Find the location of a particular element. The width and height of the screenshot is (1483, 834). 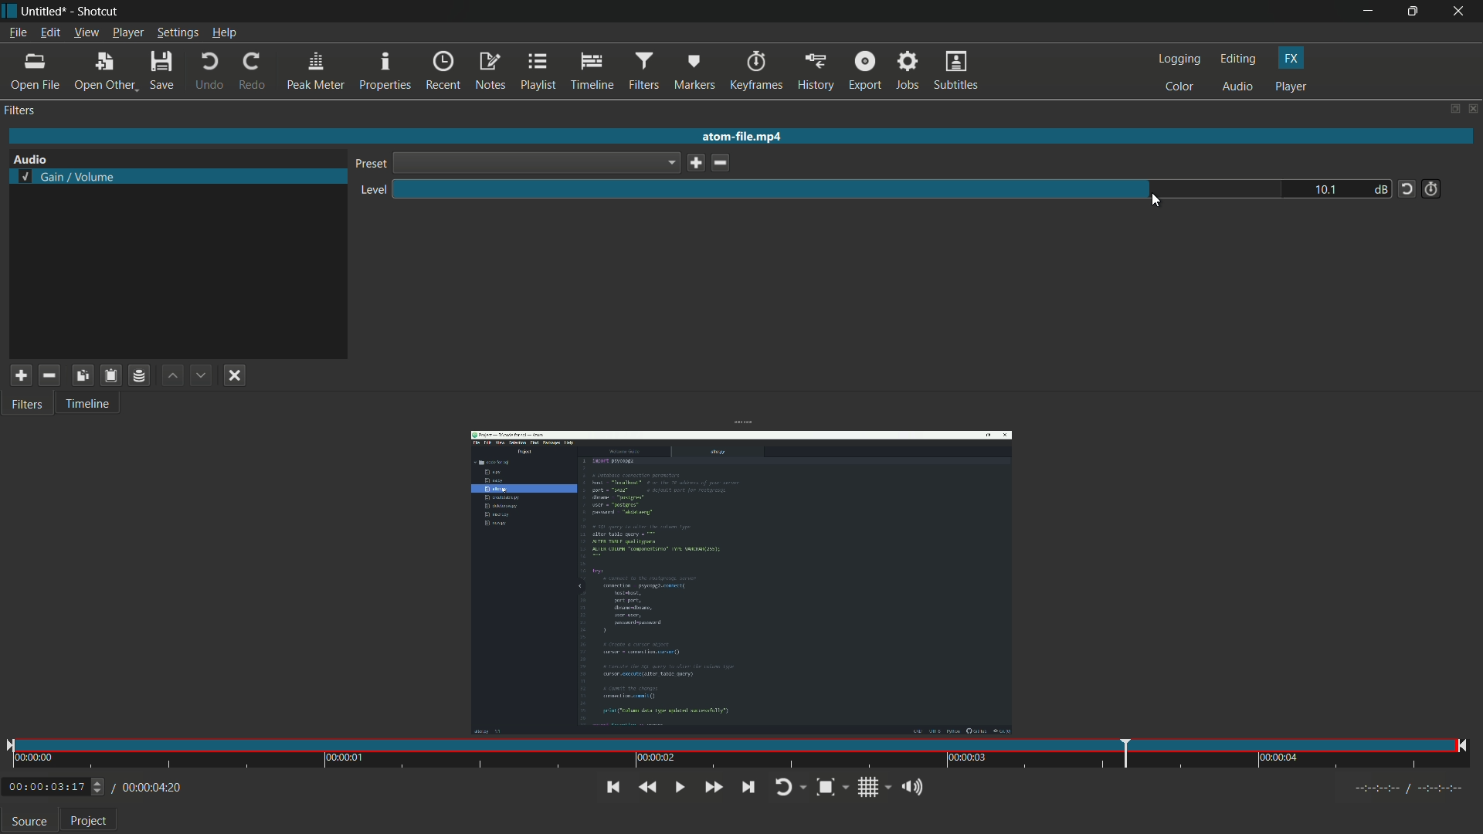

color is located at coordinates (1179, 88).